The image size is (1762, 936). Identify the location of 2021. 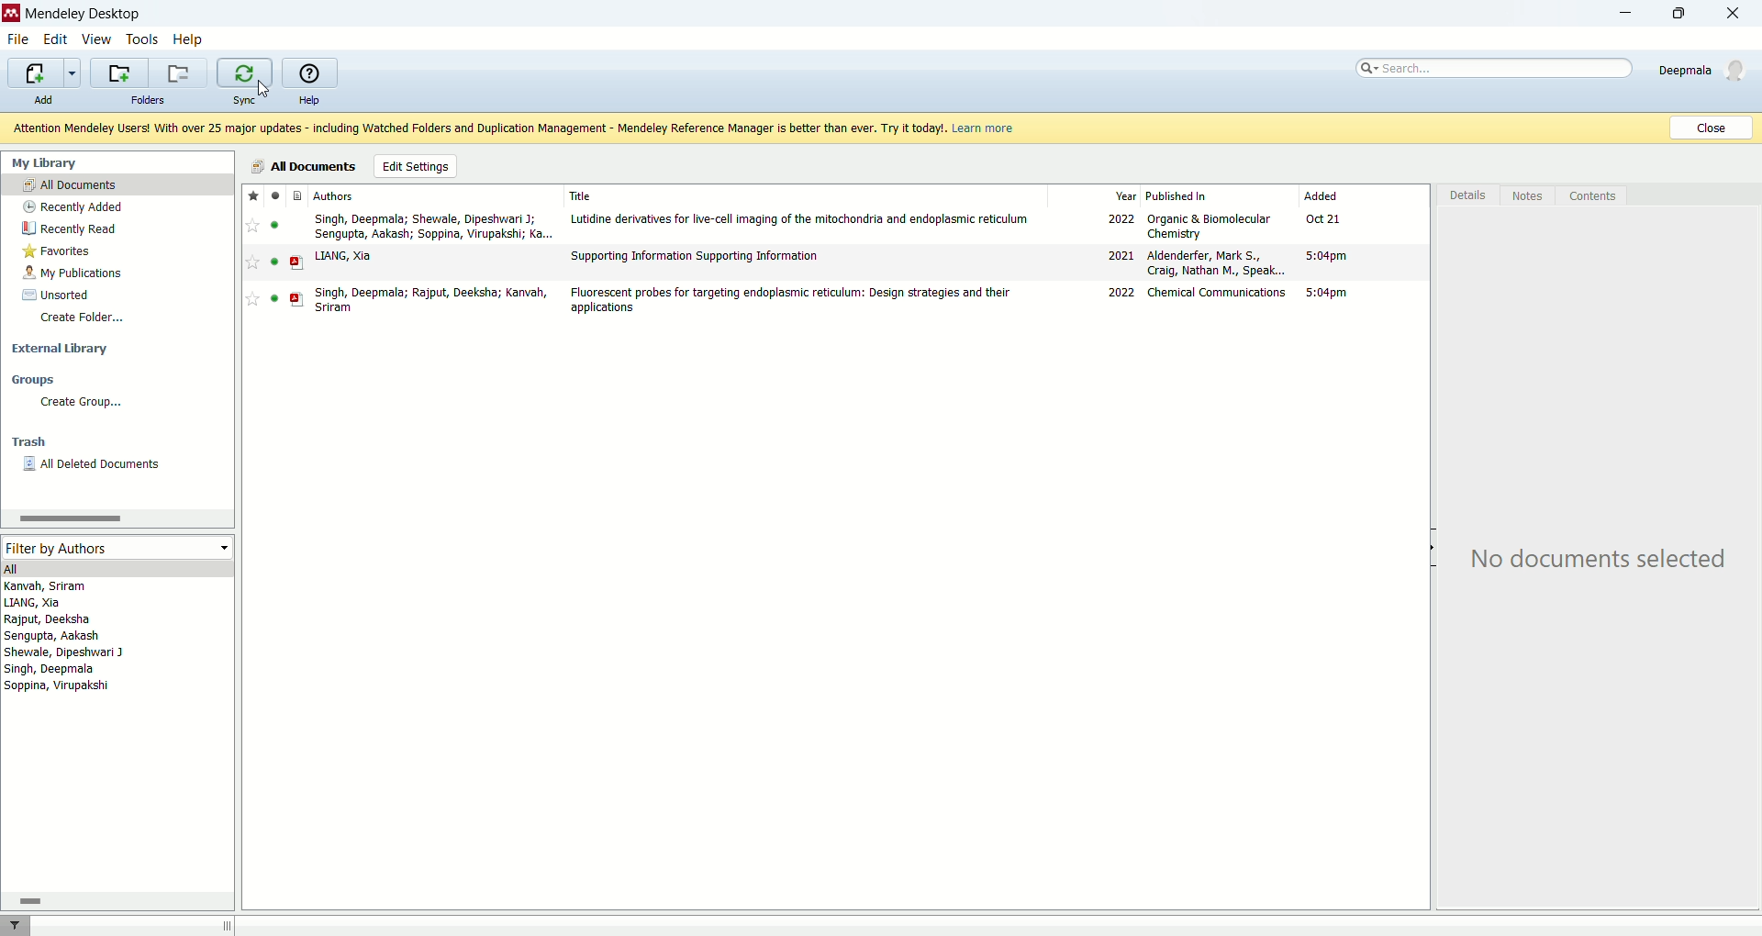
(1121, 262).